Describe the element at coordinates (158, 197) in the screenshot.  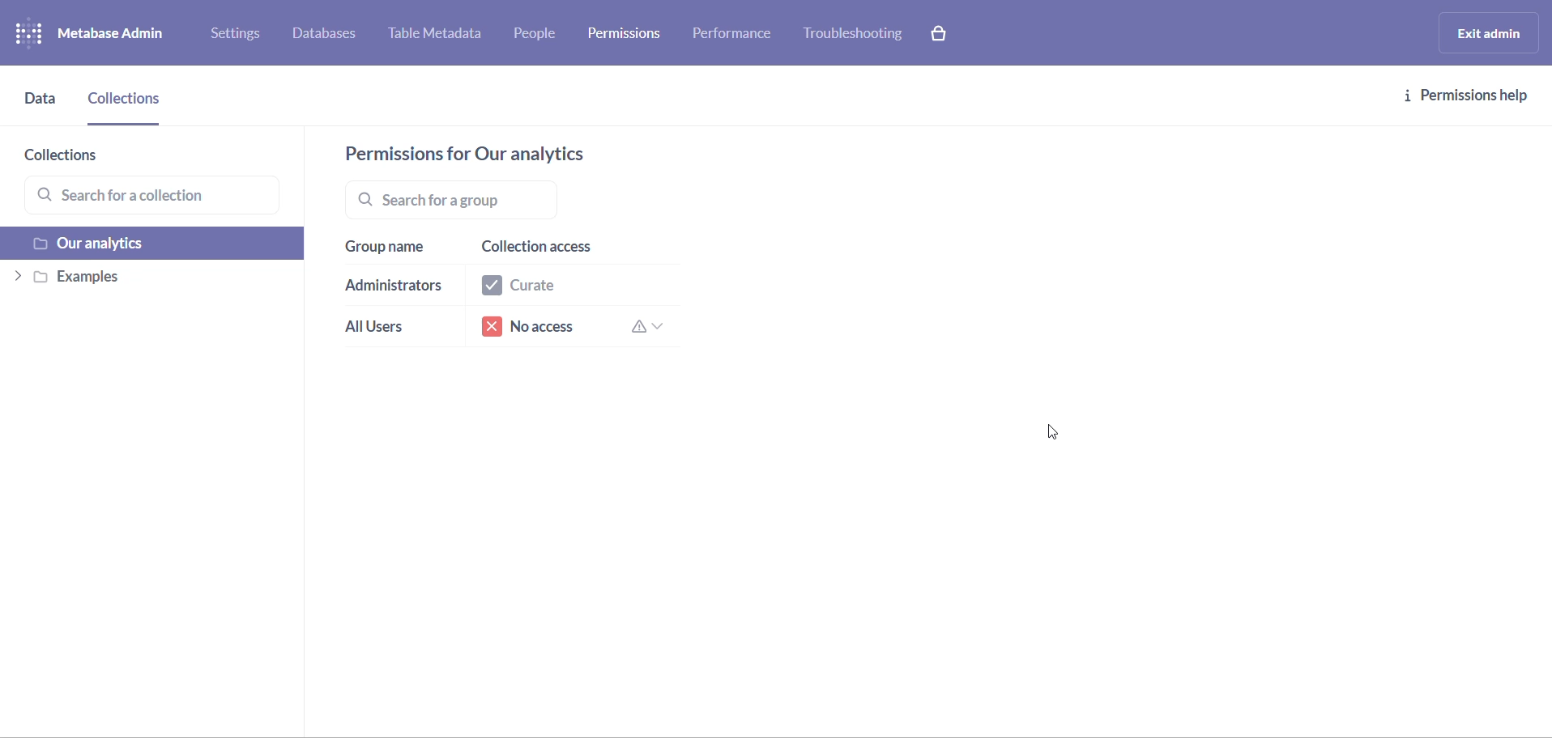
I see `search bar` at that location.